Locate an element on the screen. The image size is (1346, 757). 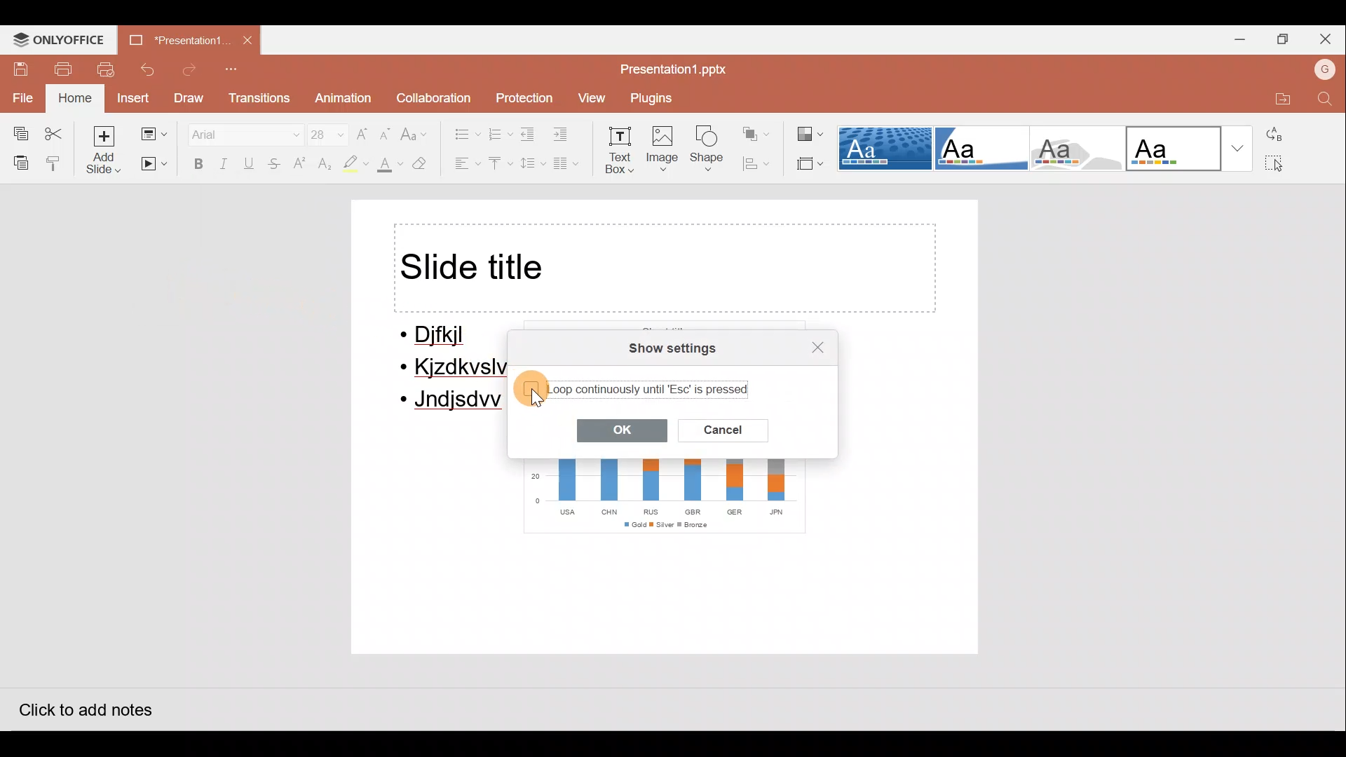
Italics is located at coordinates (220, 161).